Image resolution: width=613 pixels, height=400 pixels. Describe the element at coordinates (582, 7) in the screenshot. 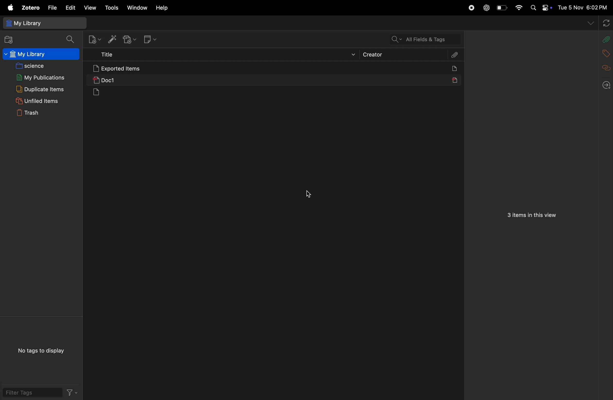

I see `time and date` at that location.